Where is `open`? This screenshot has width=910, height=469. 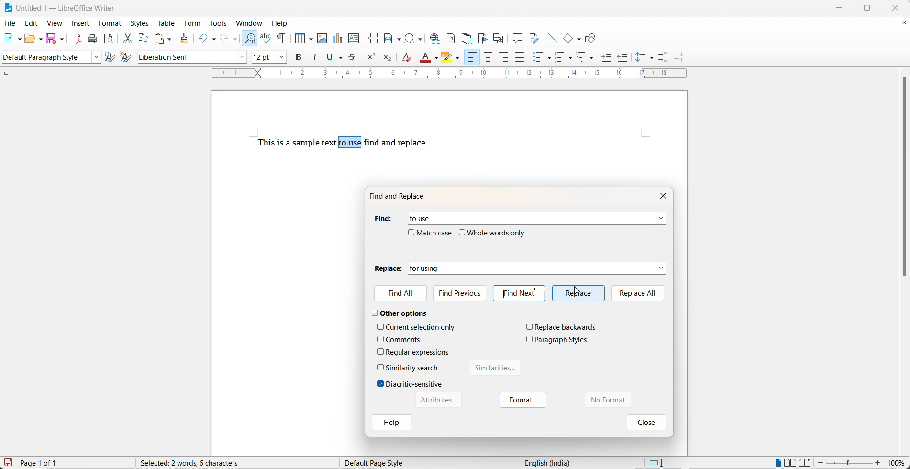 open is located at coordinates (30, 40).